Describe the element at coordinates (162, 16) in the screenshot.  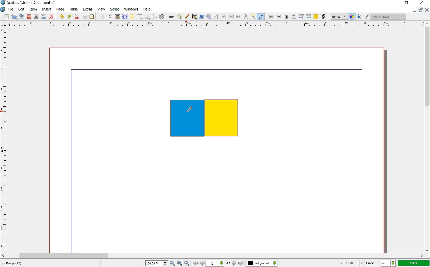
I see `spiral` at that location.